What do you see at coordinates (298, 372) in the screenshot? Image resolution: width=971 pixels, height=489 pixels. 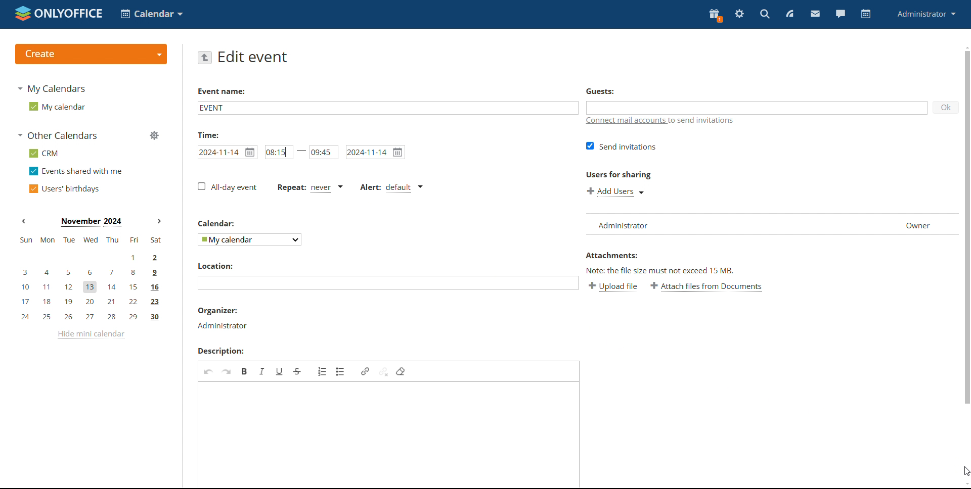 I see `strikethrough` at bounding box center [298, 372].